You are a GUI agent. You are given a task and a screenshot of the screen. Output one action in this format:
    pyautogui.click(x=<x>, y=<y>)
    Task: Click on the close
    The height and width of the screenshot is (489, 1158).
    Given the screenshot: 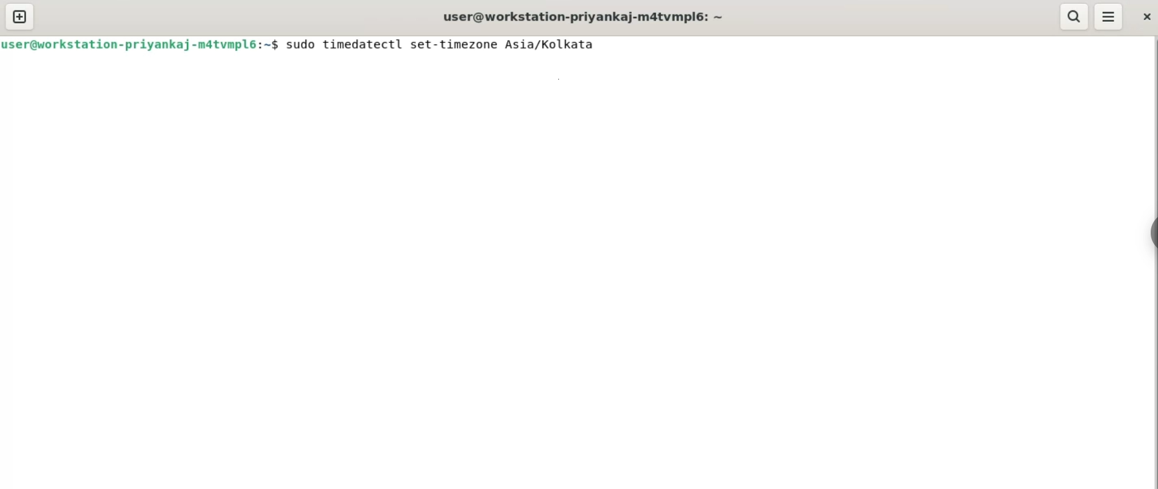 What is the action you would take?
    pyautogui.click(x=1148, y=18)
    